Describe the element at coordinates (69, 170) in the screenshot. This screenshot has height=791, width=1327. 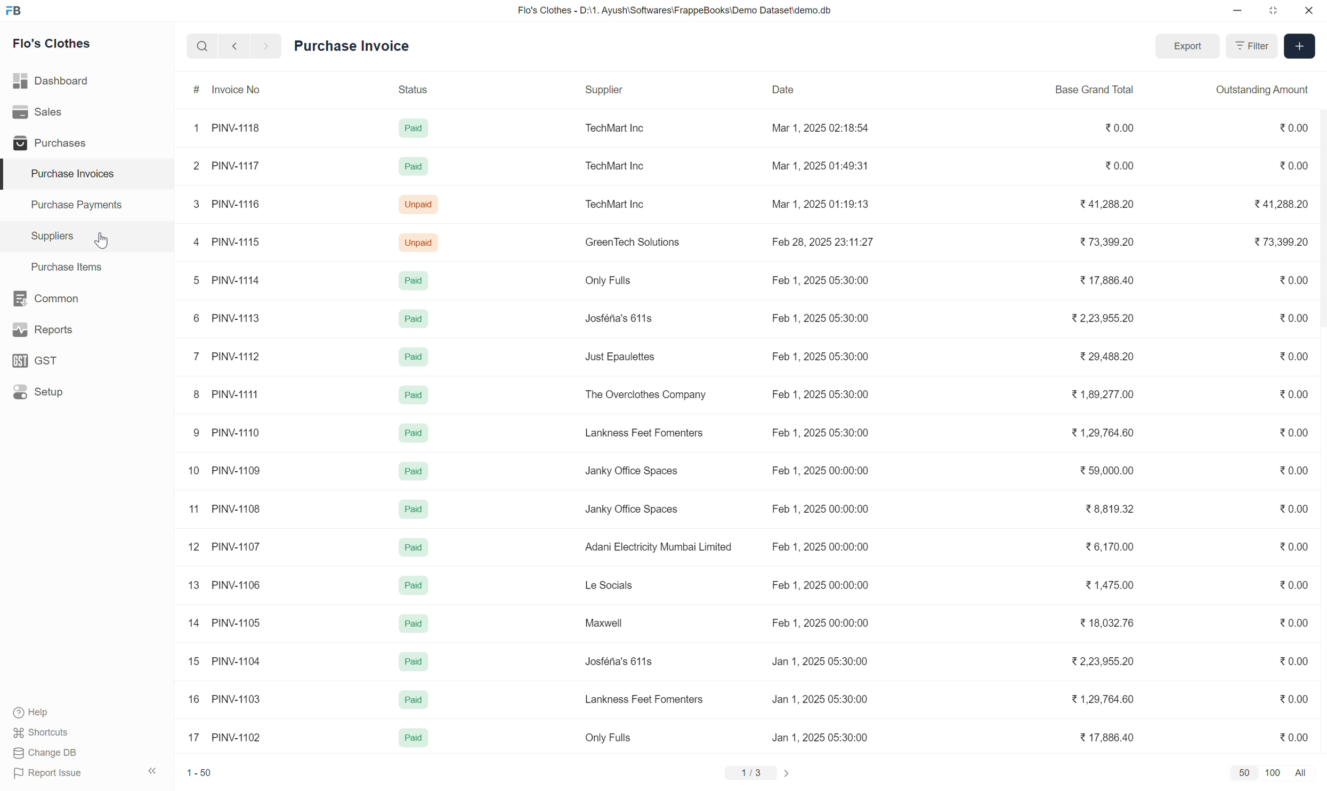
I see `Purchase Invoices` at that location.